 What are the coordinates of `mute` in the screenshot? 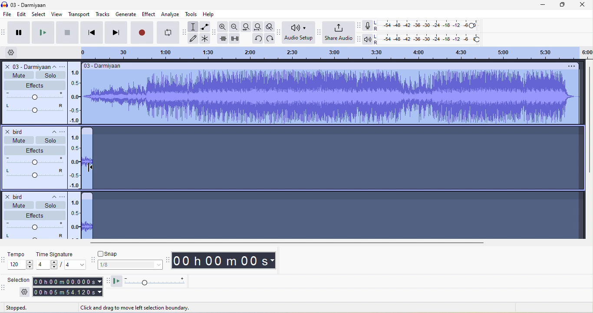 It's located at (18, 205).